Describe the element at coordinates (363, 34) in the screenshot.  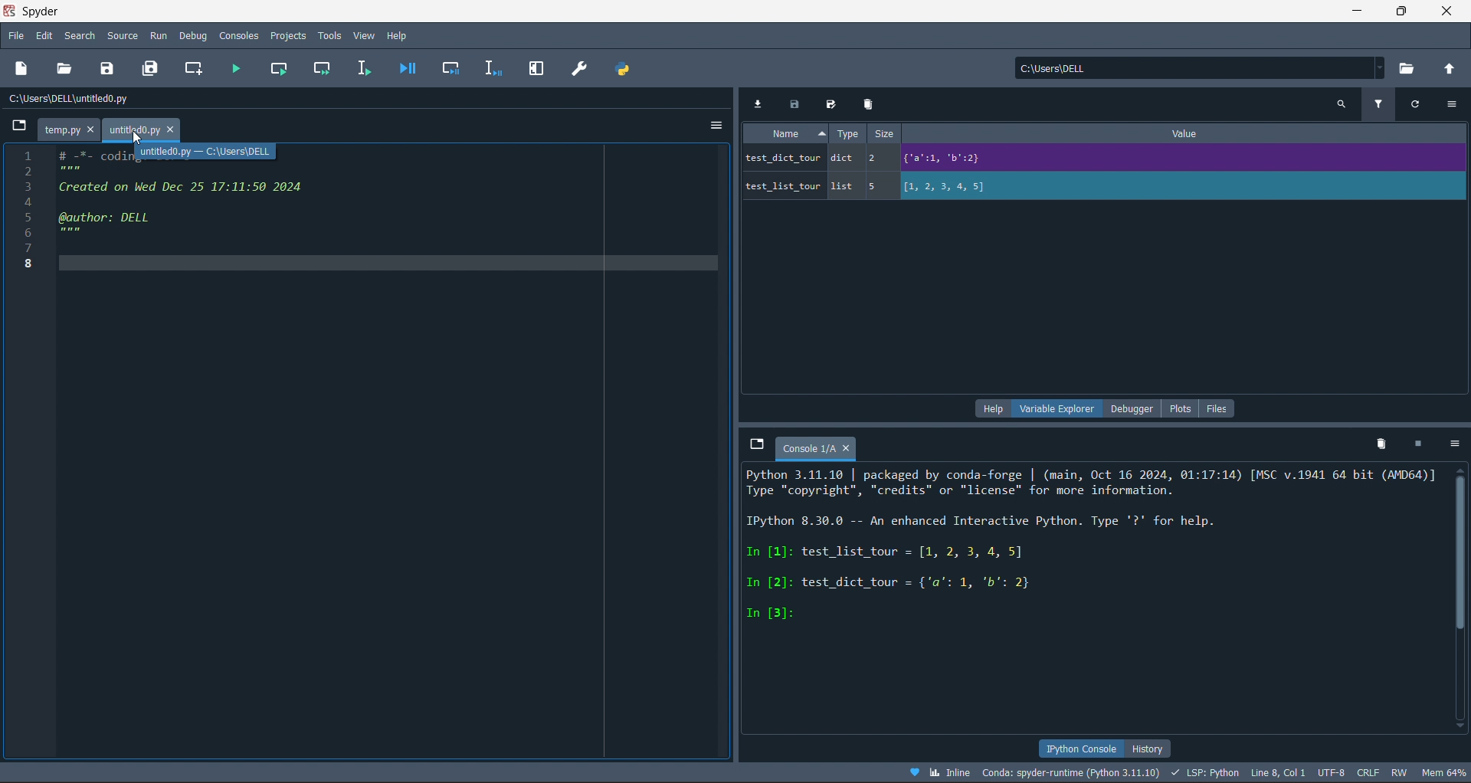
I see `view` at that location.